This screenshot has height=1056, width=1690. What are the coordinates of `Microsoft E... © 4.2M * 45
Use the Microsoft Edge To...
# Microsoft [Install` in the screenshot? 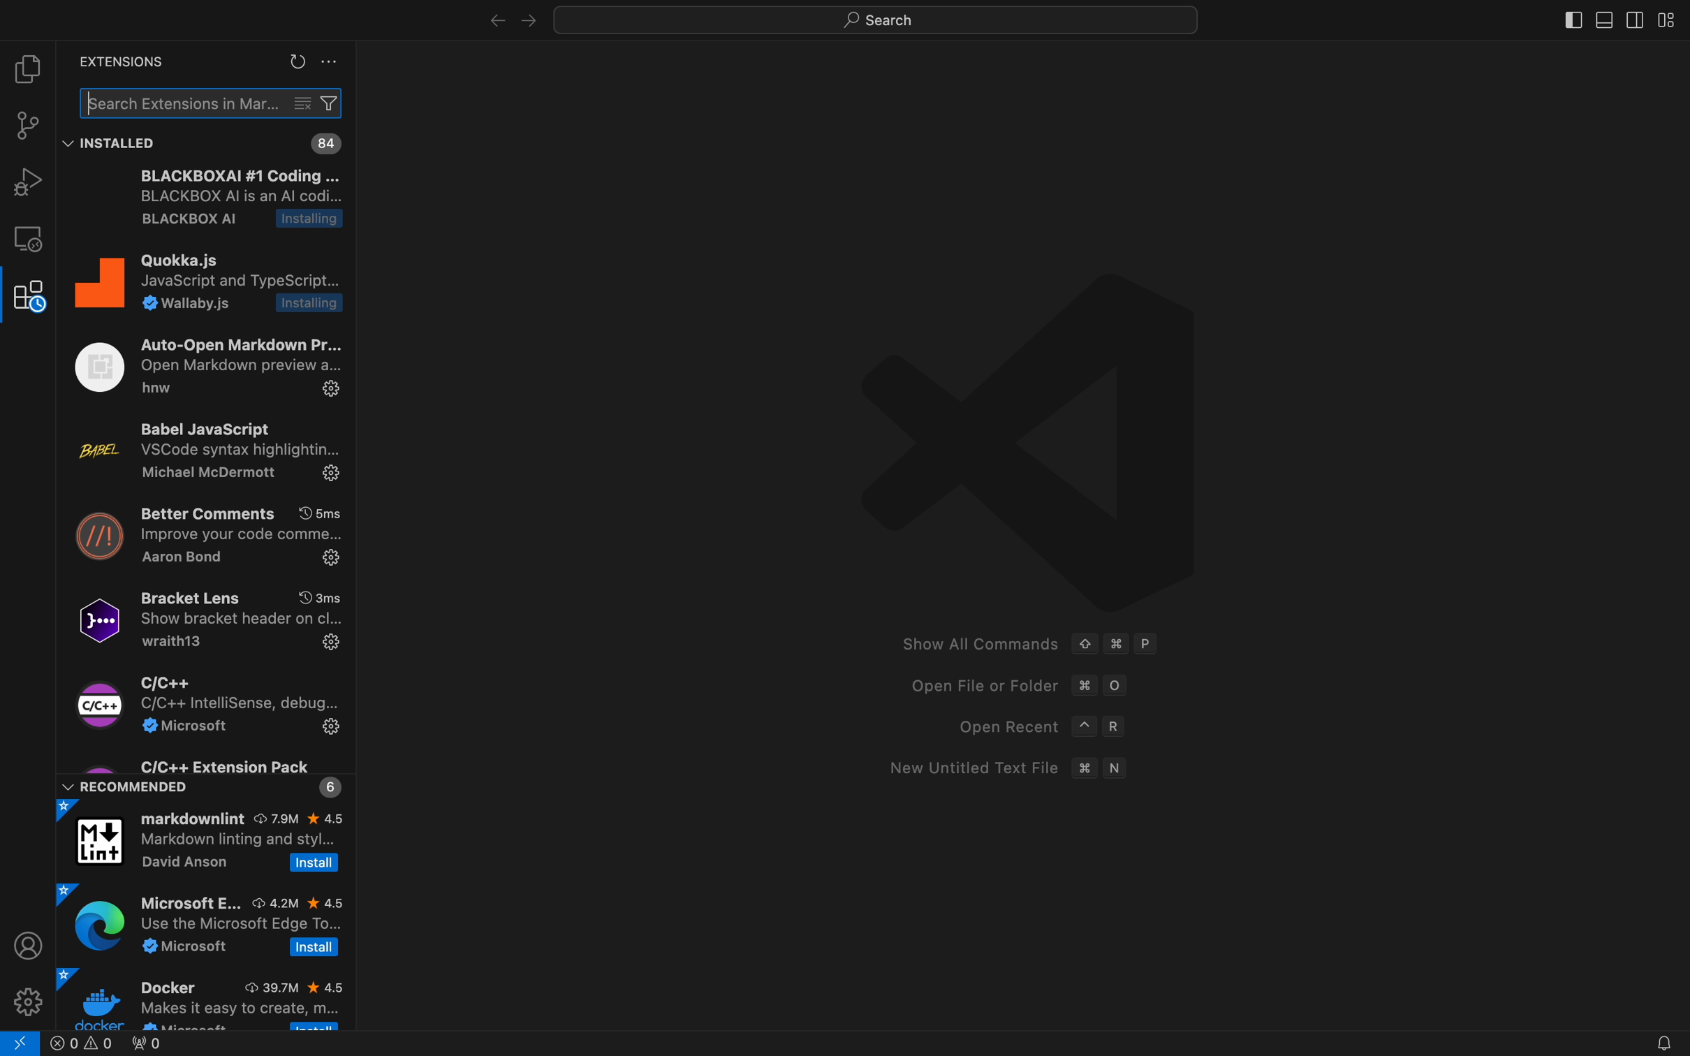 It's located at (205, 924).